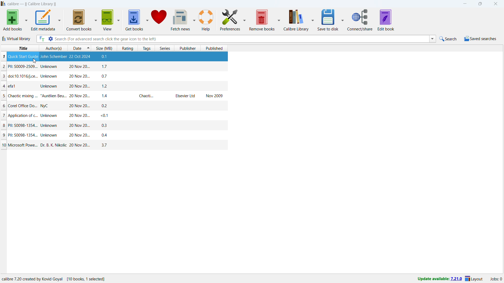 The width and height of the screenshot is (504, 283). What do you see at coordinates (448, 39) in the screenshot?
I see `do a quick search` at bounding box center [448, 39].